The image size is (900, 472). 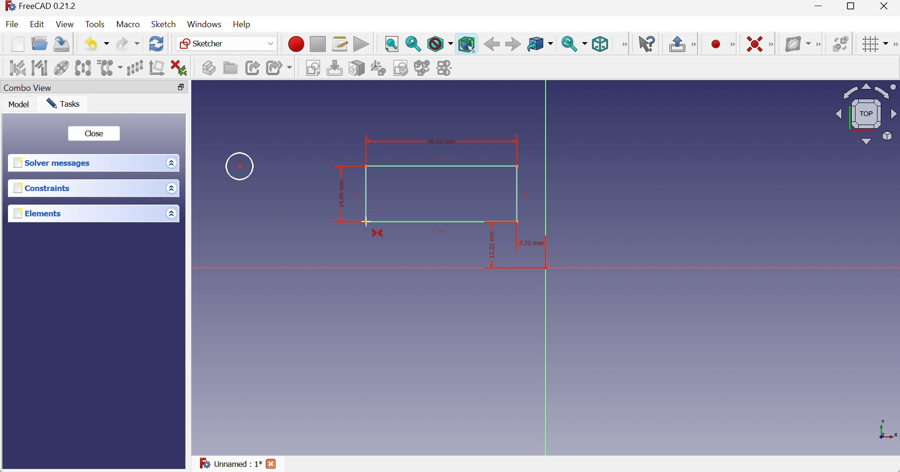 I want to click on Drop down, so click(x=171, y=214).